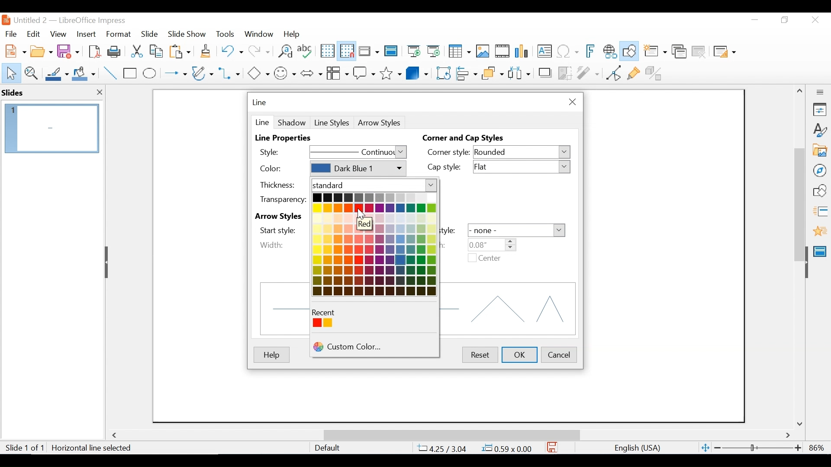  I want to click on Toggle Extrusion, so click(656, 72).